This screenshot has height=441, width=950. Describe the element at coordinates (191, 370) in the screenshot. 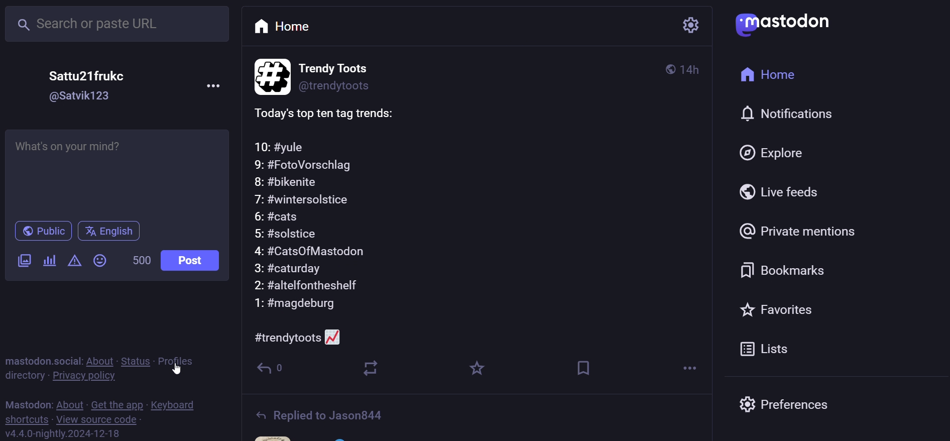

I see `cursor` at that location.